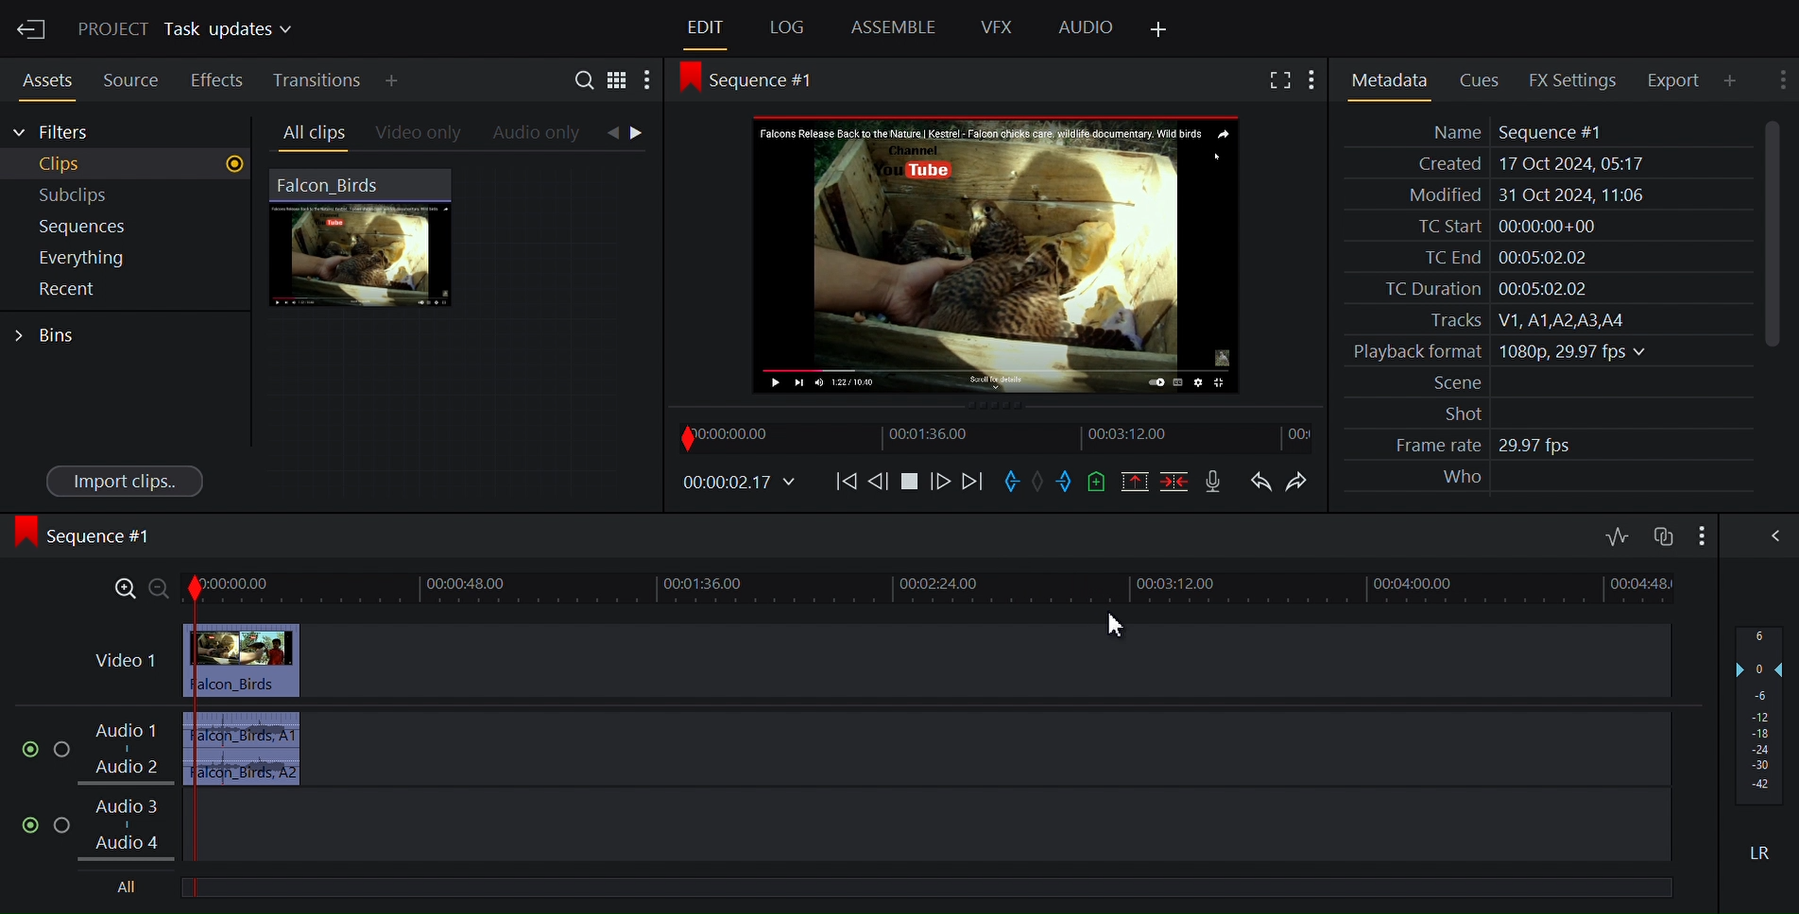 Image resolution: width=1799 pixels, height=914 pixels. I want to click on Sequence, so click(117, 226).